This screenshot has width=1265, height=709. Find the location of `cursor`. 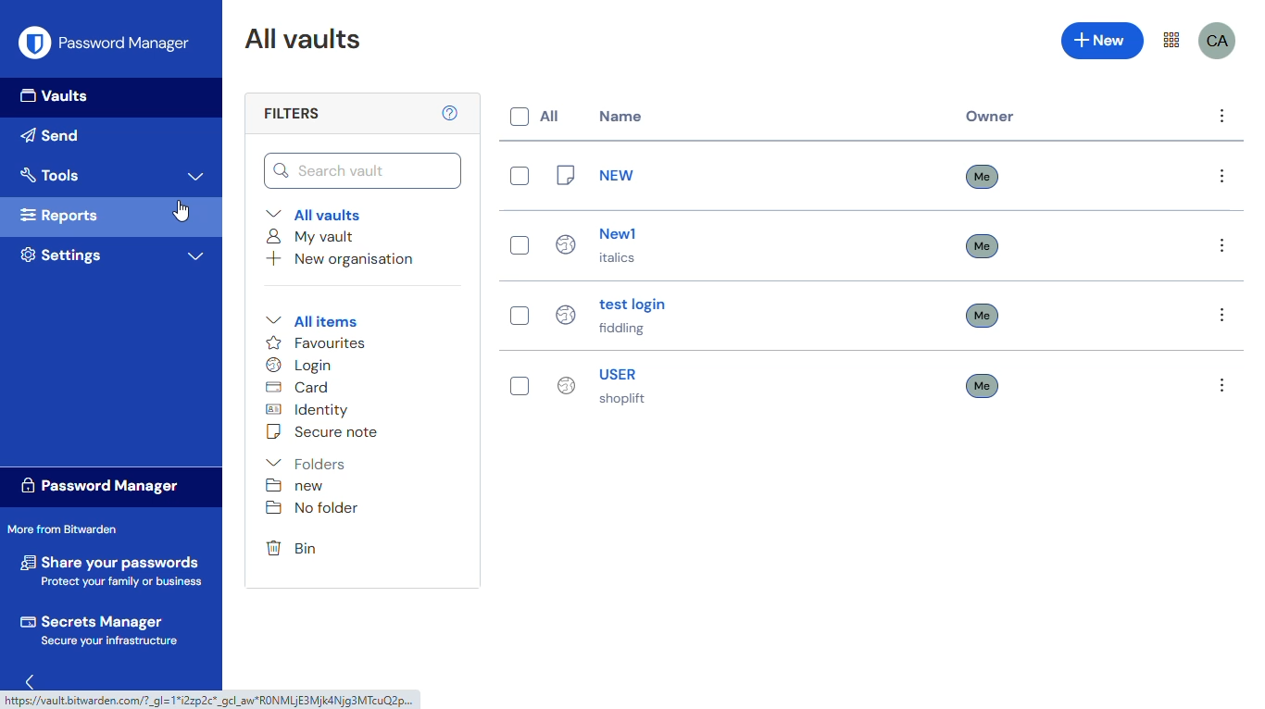

cursor is located at coordinates (182, 211).